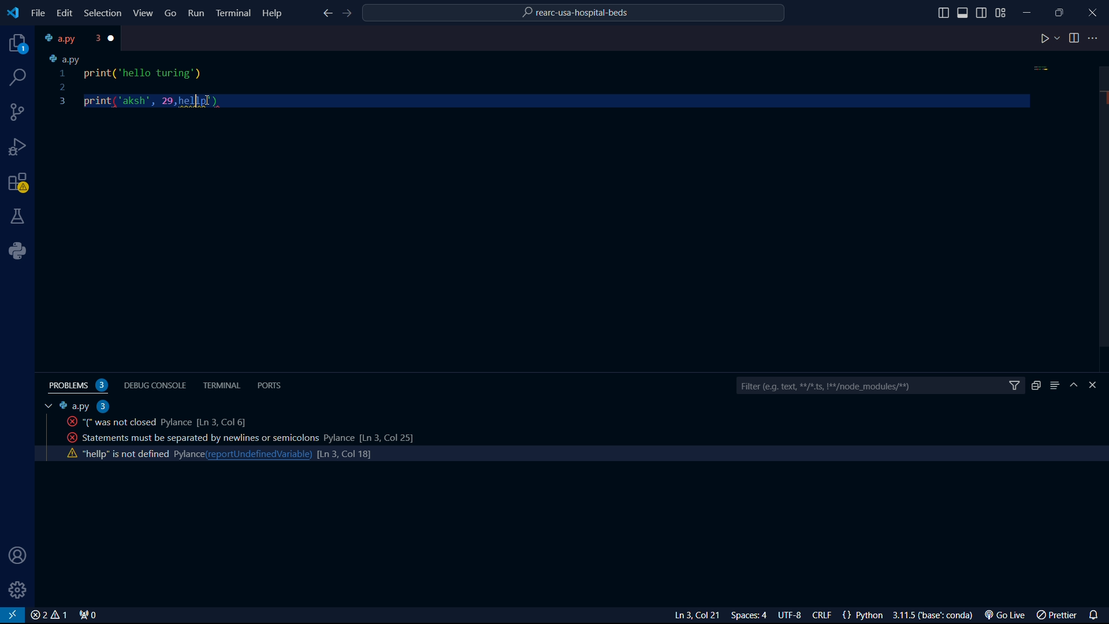  What do you see at coordinates (64, 13) in the screenshot?
I see `edit` at bounding box center [64, 13].